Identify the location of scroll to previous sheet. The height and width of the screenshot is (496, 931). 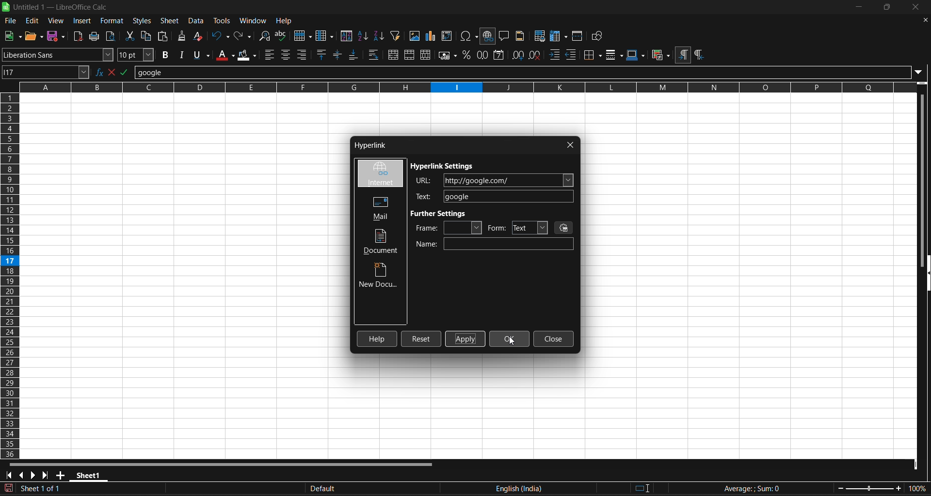
(21, 475).